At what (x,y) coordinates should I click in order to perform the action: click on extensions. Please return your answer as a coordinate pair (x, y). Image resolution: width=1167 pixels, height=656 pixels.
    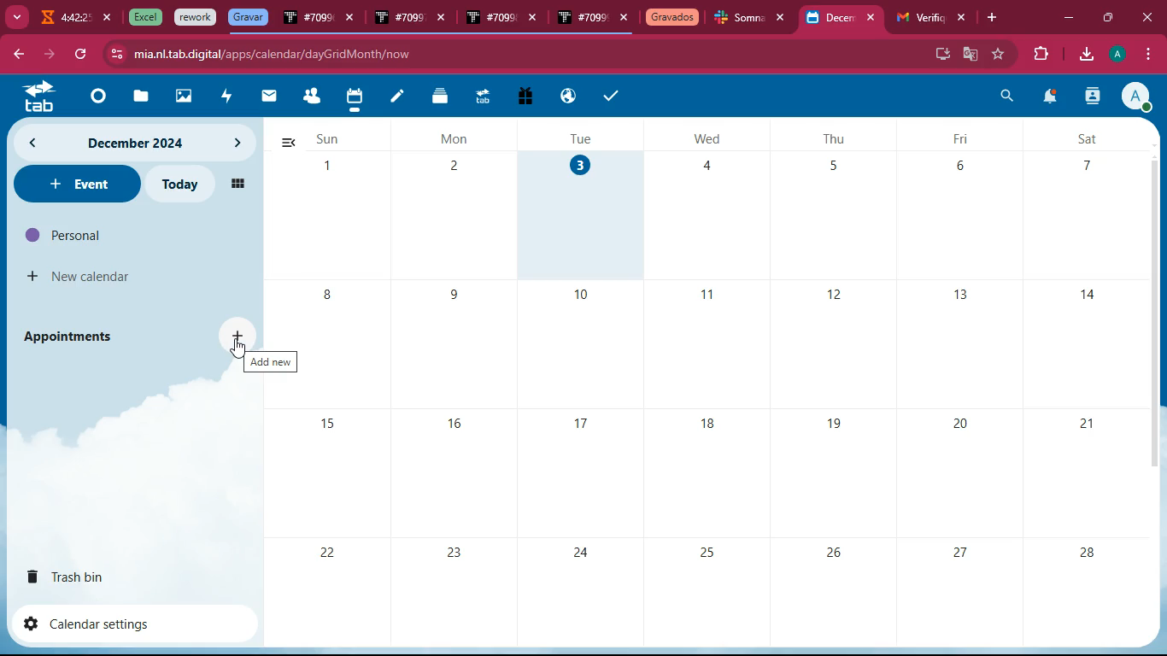
    Looking at the image, I should click on (1038, 55).